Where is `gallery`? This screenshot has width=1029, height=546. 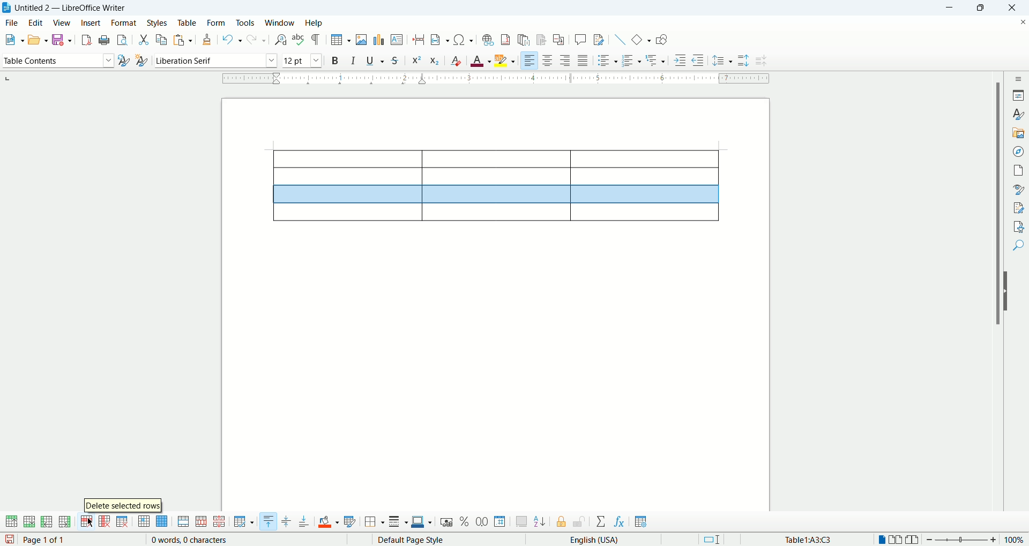 gallery is located at coordinates (1018, 134).